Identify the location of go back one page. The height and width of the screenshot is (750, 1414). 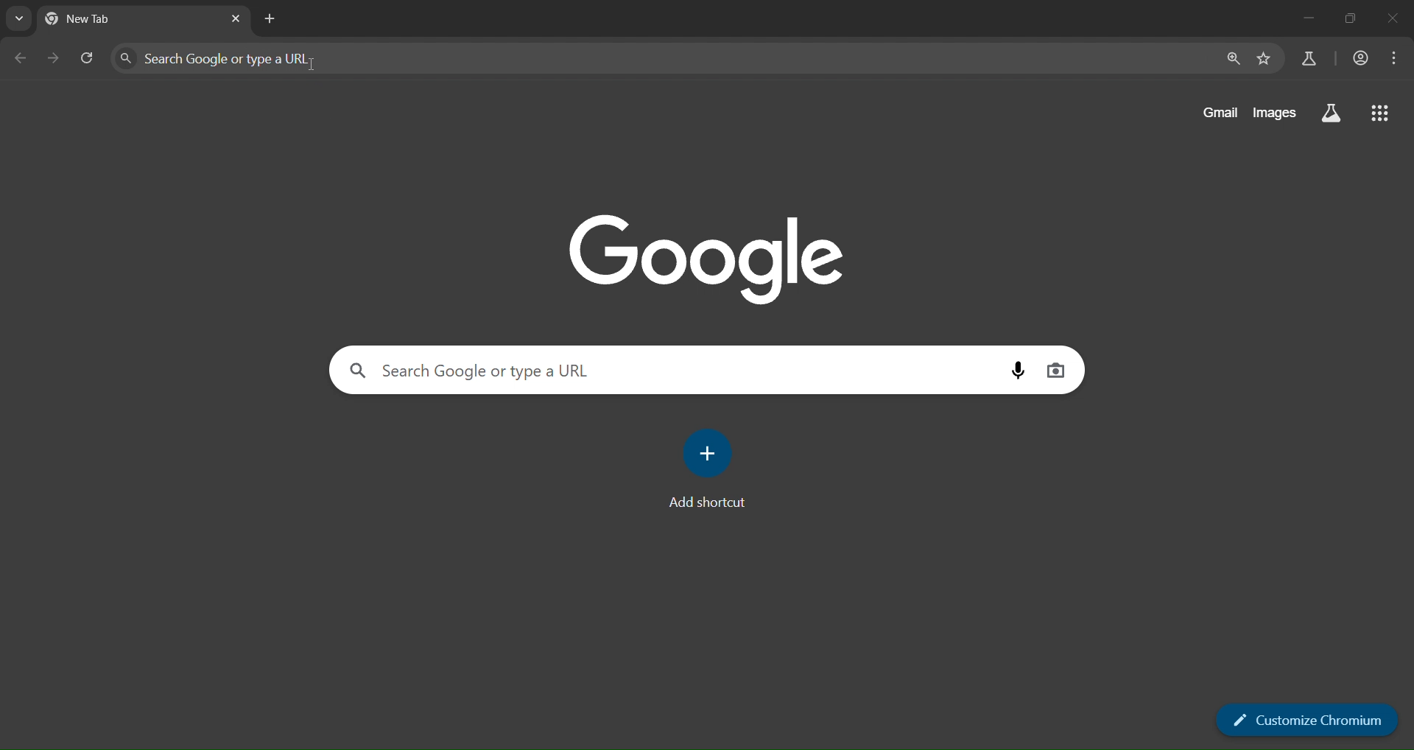
(21, 58).